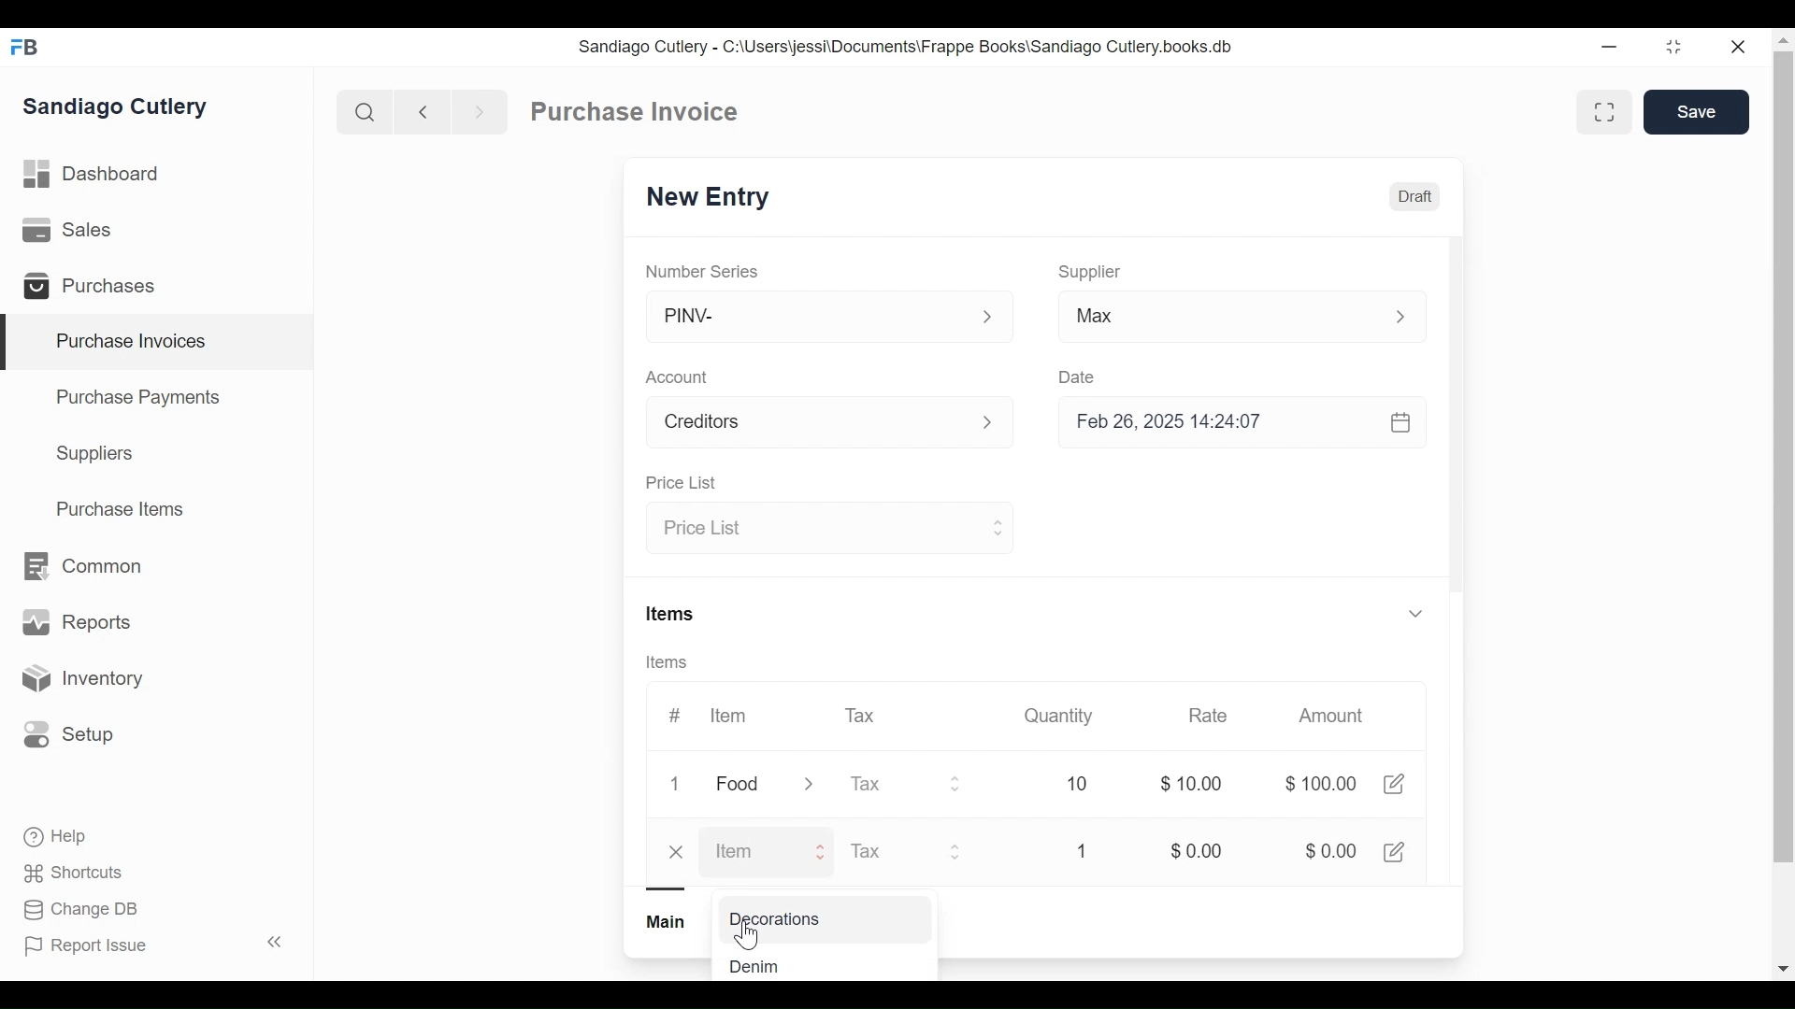 The width and height of the screenshot is (1795, 1009). Describe the element at coordinates (677, 786) in the screenshot. I see `1` at that location.